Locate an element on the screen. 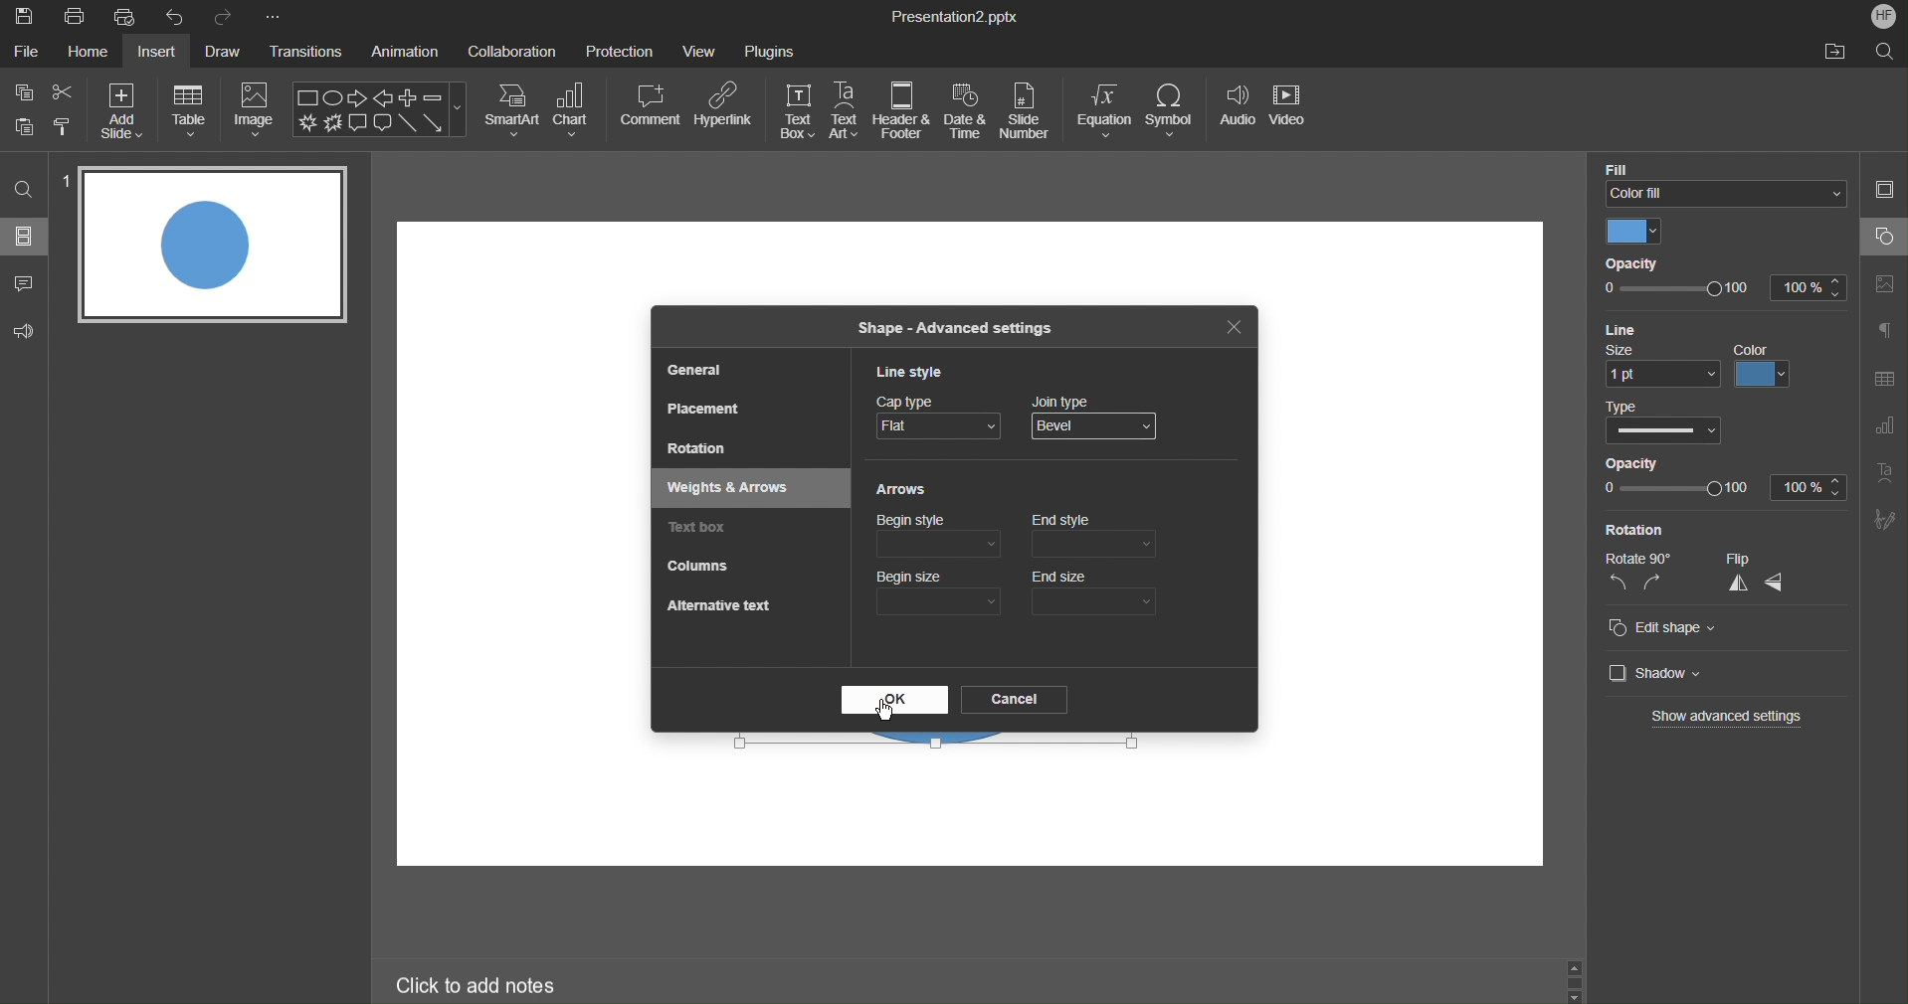  OK is located at coordinates (894, 699).